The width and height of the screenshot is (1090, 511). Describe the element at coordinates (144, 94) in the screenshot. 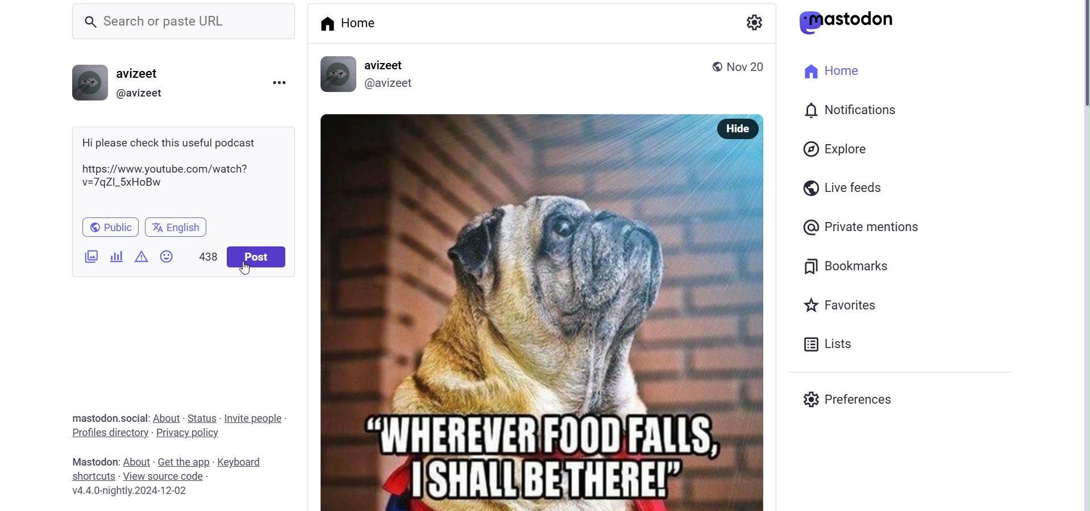

I see `@username` at that location.